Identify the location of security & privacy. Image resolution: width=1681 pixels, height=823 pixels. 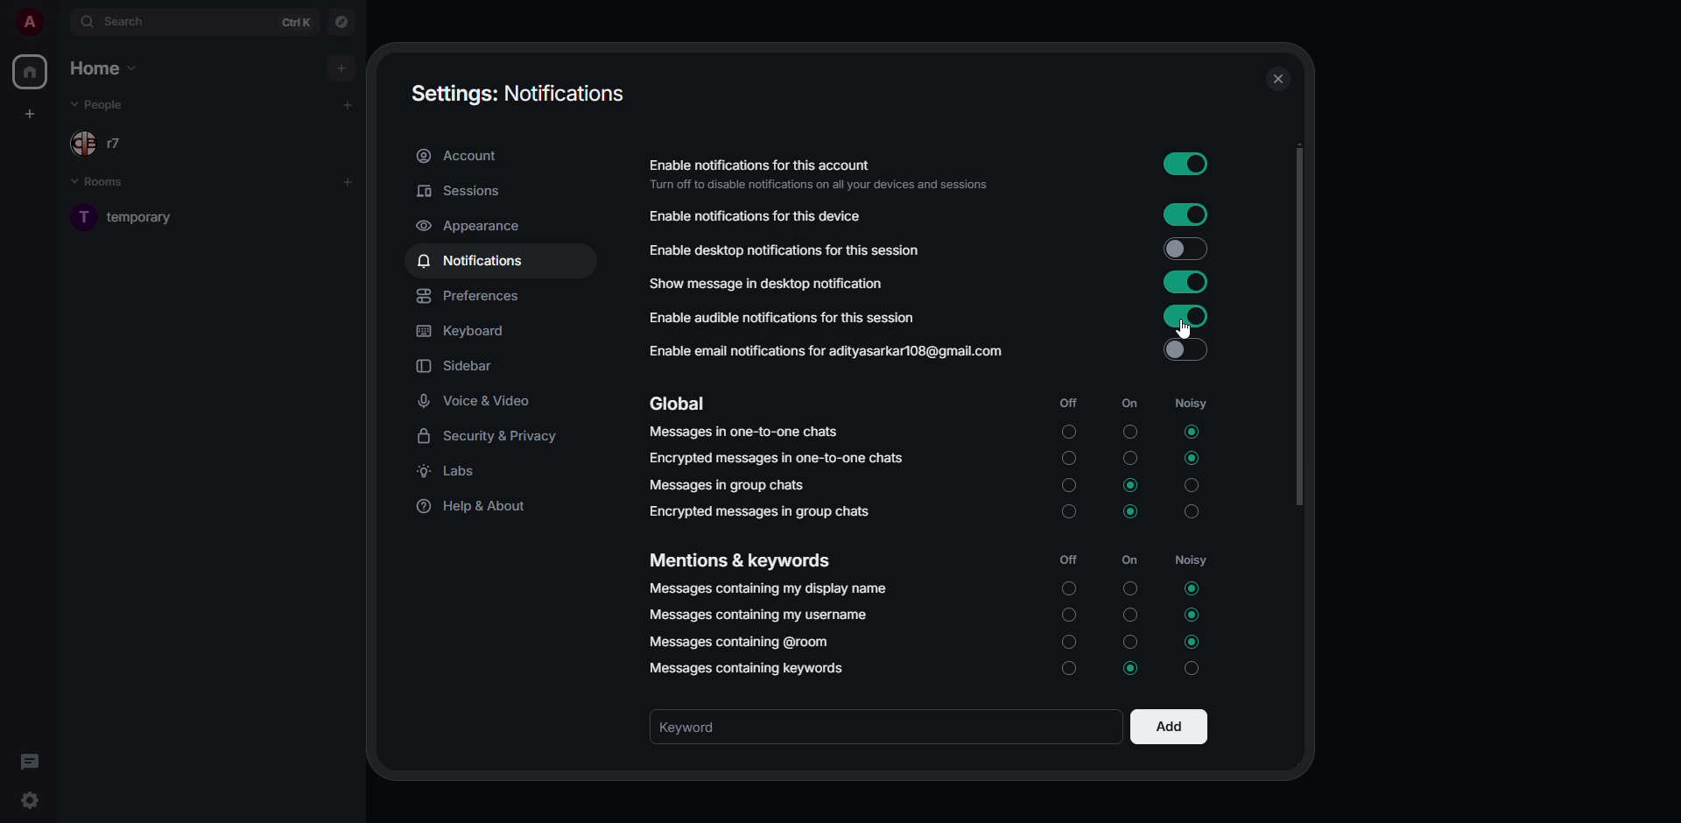
(495, 437).